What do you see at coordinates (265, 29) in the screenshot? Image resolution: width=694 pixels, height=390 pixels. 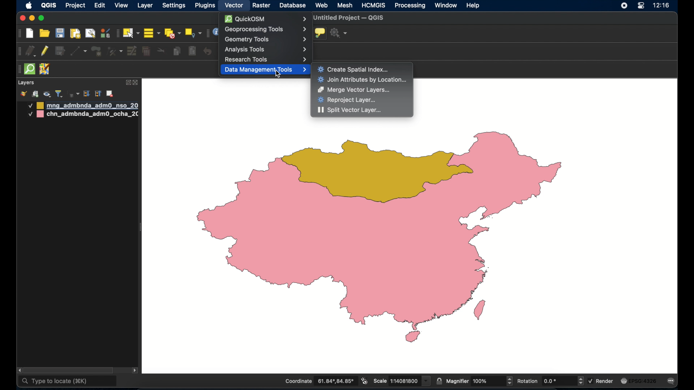 I see `geoprocessing tools` at bounding box center [265, 29].